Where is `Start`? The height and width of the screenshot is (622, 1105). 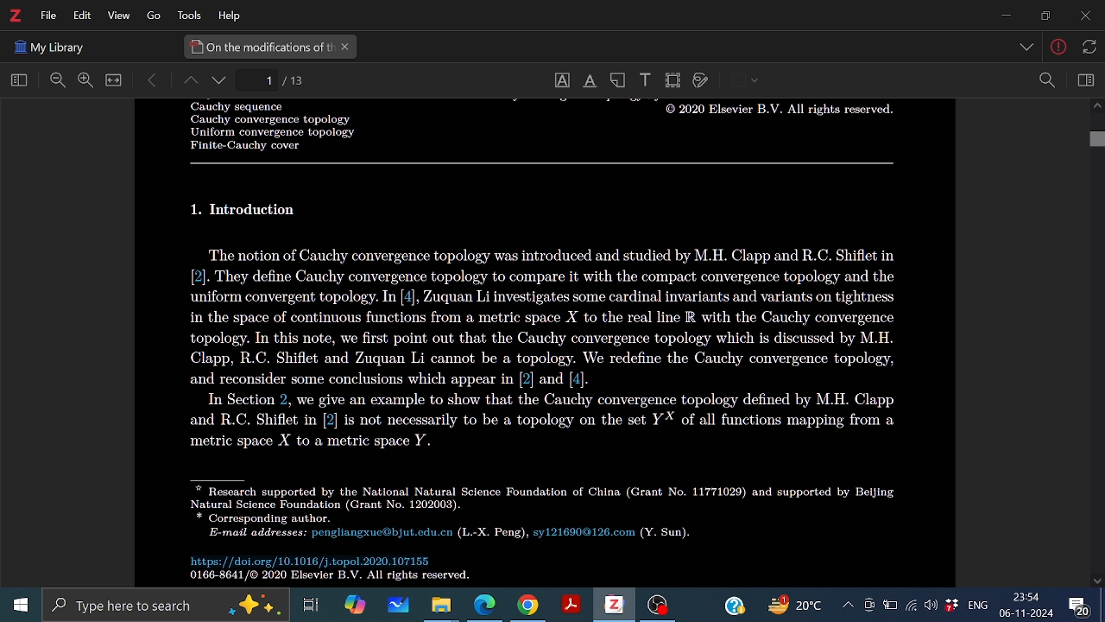
Start is located at coordinates (16, 606).